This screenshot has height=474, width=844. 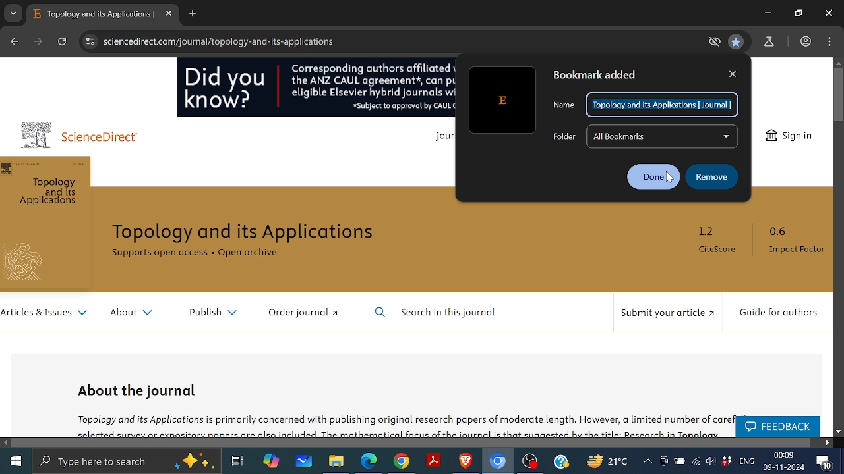 I want to click on Help, so click(x=561, y=461).